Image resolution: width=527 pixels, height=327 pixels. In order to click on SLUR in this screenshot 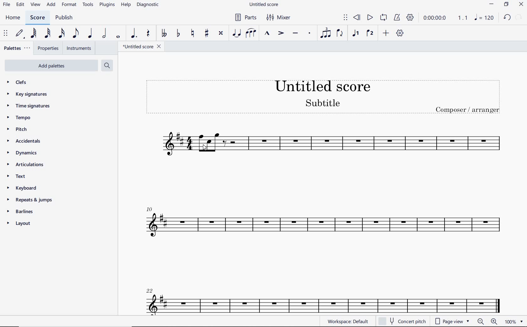, I will do `click(251, 34)`.